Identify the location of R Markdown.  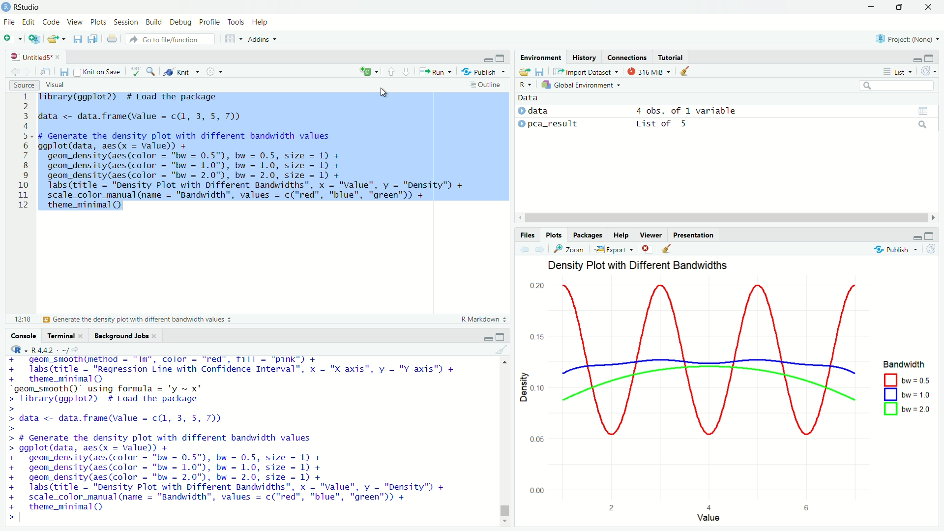
(485, 319).